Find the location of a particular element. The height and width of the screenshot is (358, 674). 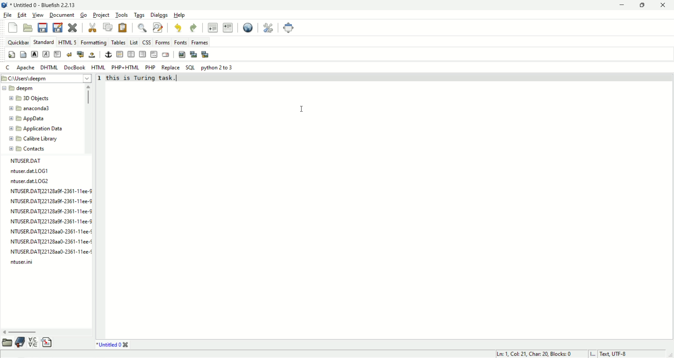

Ln: 1, Col: 21, Char: 20, Blocks: 0 is located at coordinates (533, 353).